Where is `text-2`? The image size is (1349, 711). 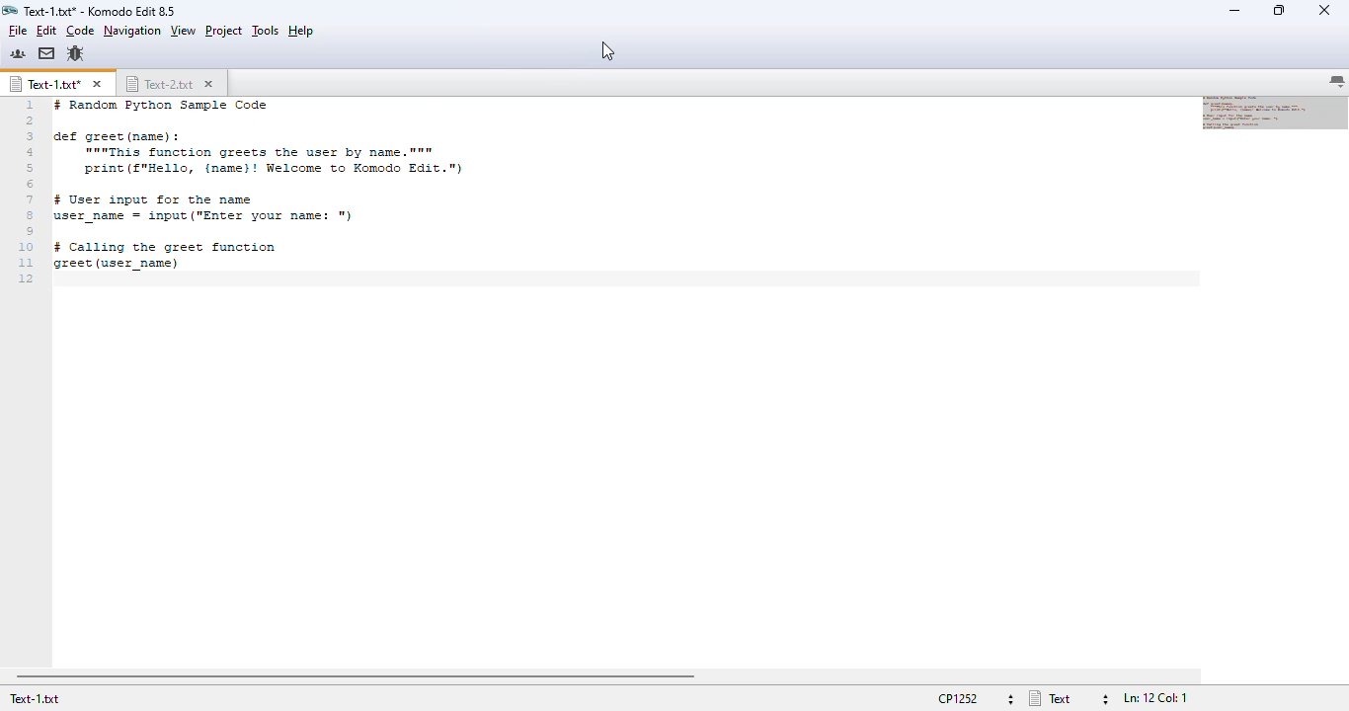
text-2 is located at coordinates (160, 84).